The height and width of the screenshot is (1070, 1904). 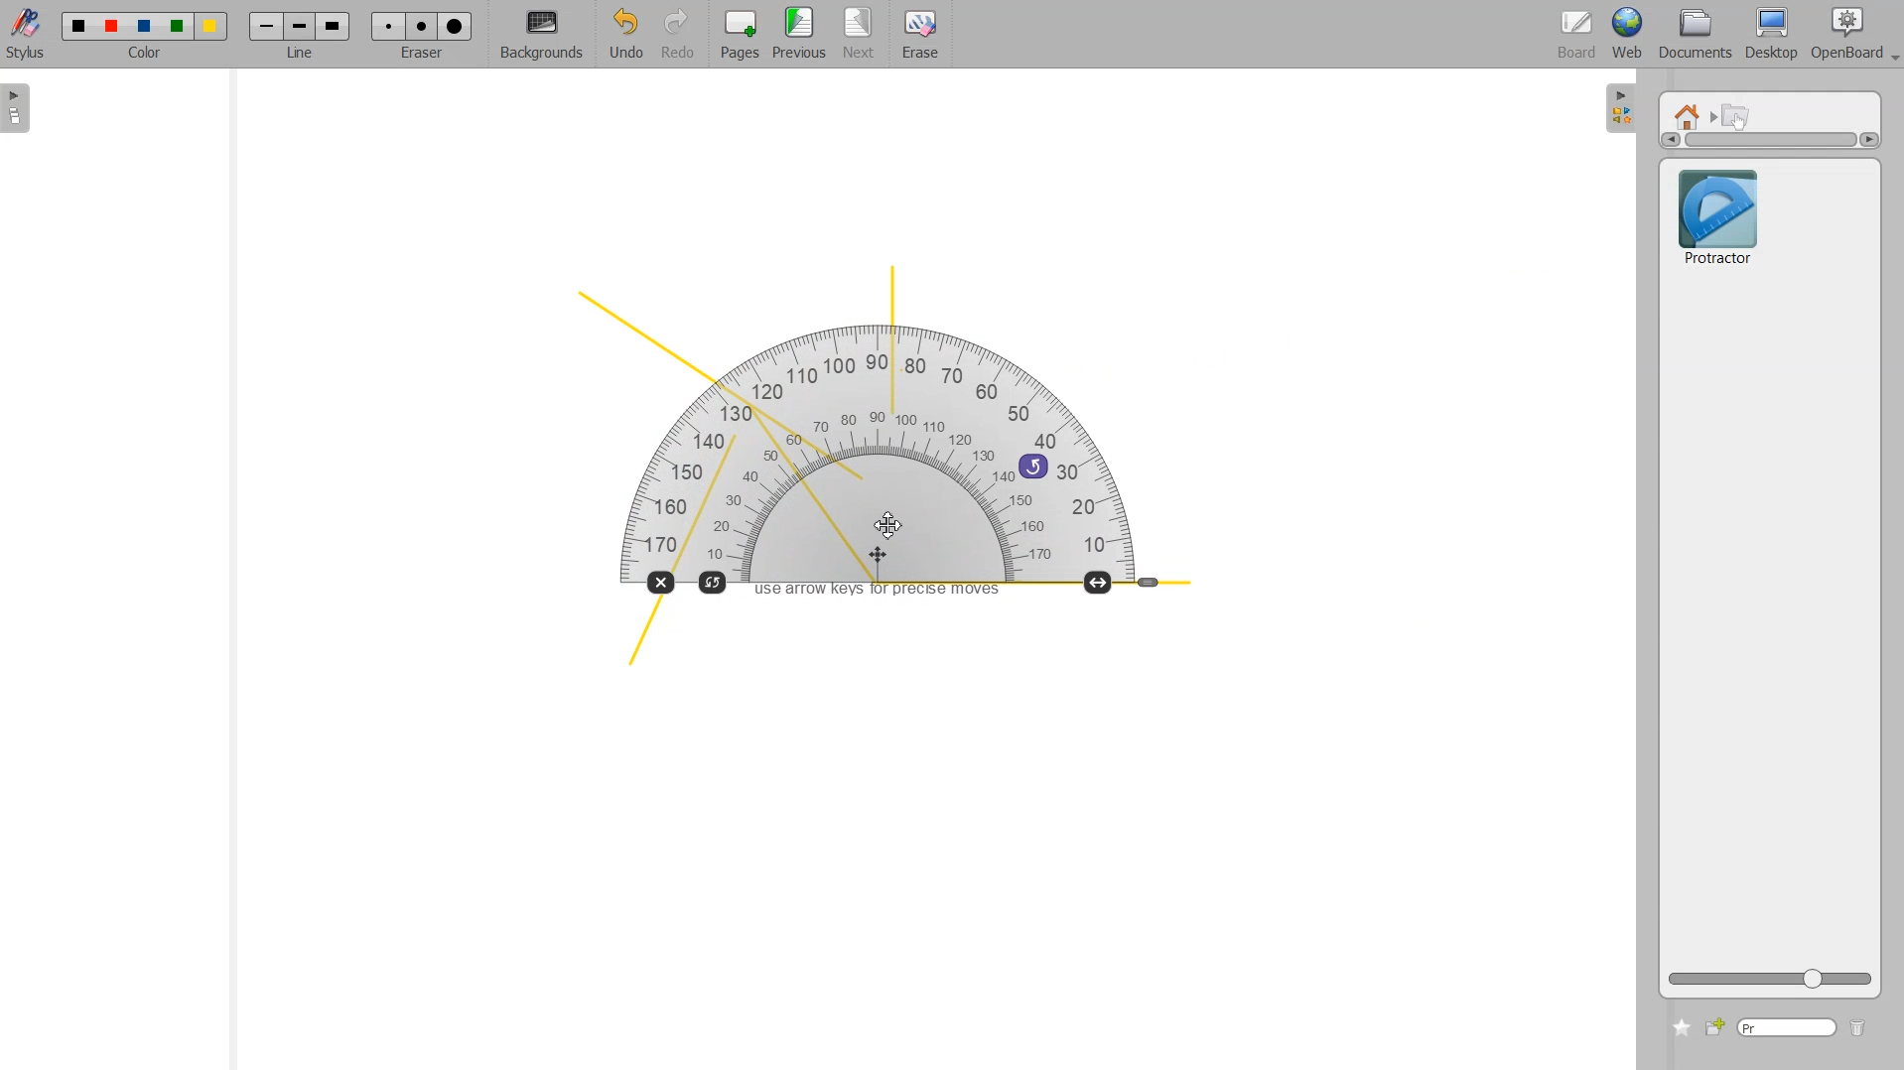 What do you see at coordinates (659, 583) in the screenshot?
I see `Remove` at bounding box center [659, 583].